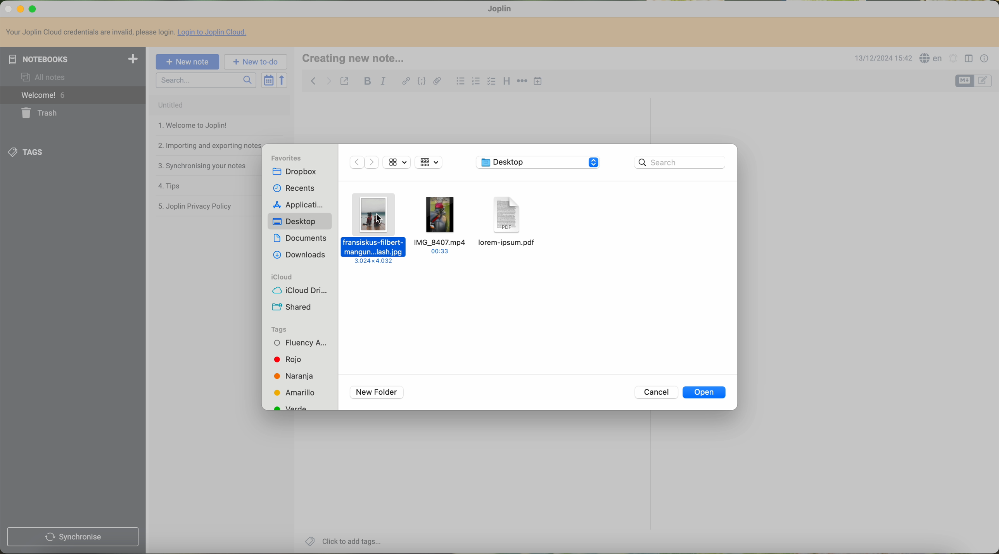 This screenshot has height=554, width=999. What do you see at coordinates (187, 62) in the screenshot?
I see `new note` at bounding box center [187, 62].